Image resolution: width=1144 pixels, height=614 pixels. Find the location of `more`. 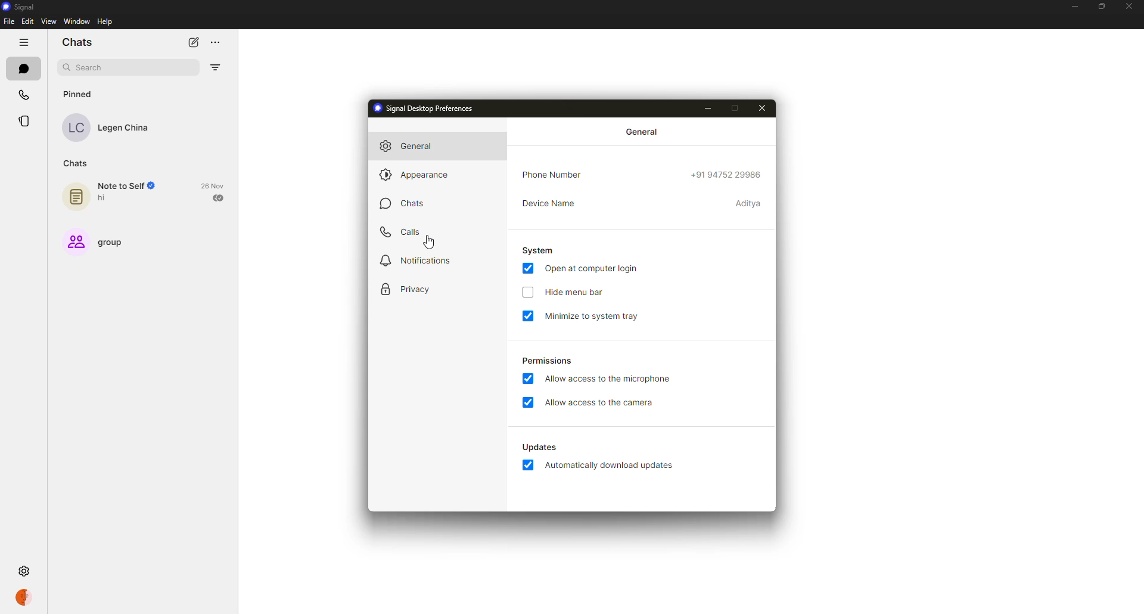

more is located at coordinates (222, 41).